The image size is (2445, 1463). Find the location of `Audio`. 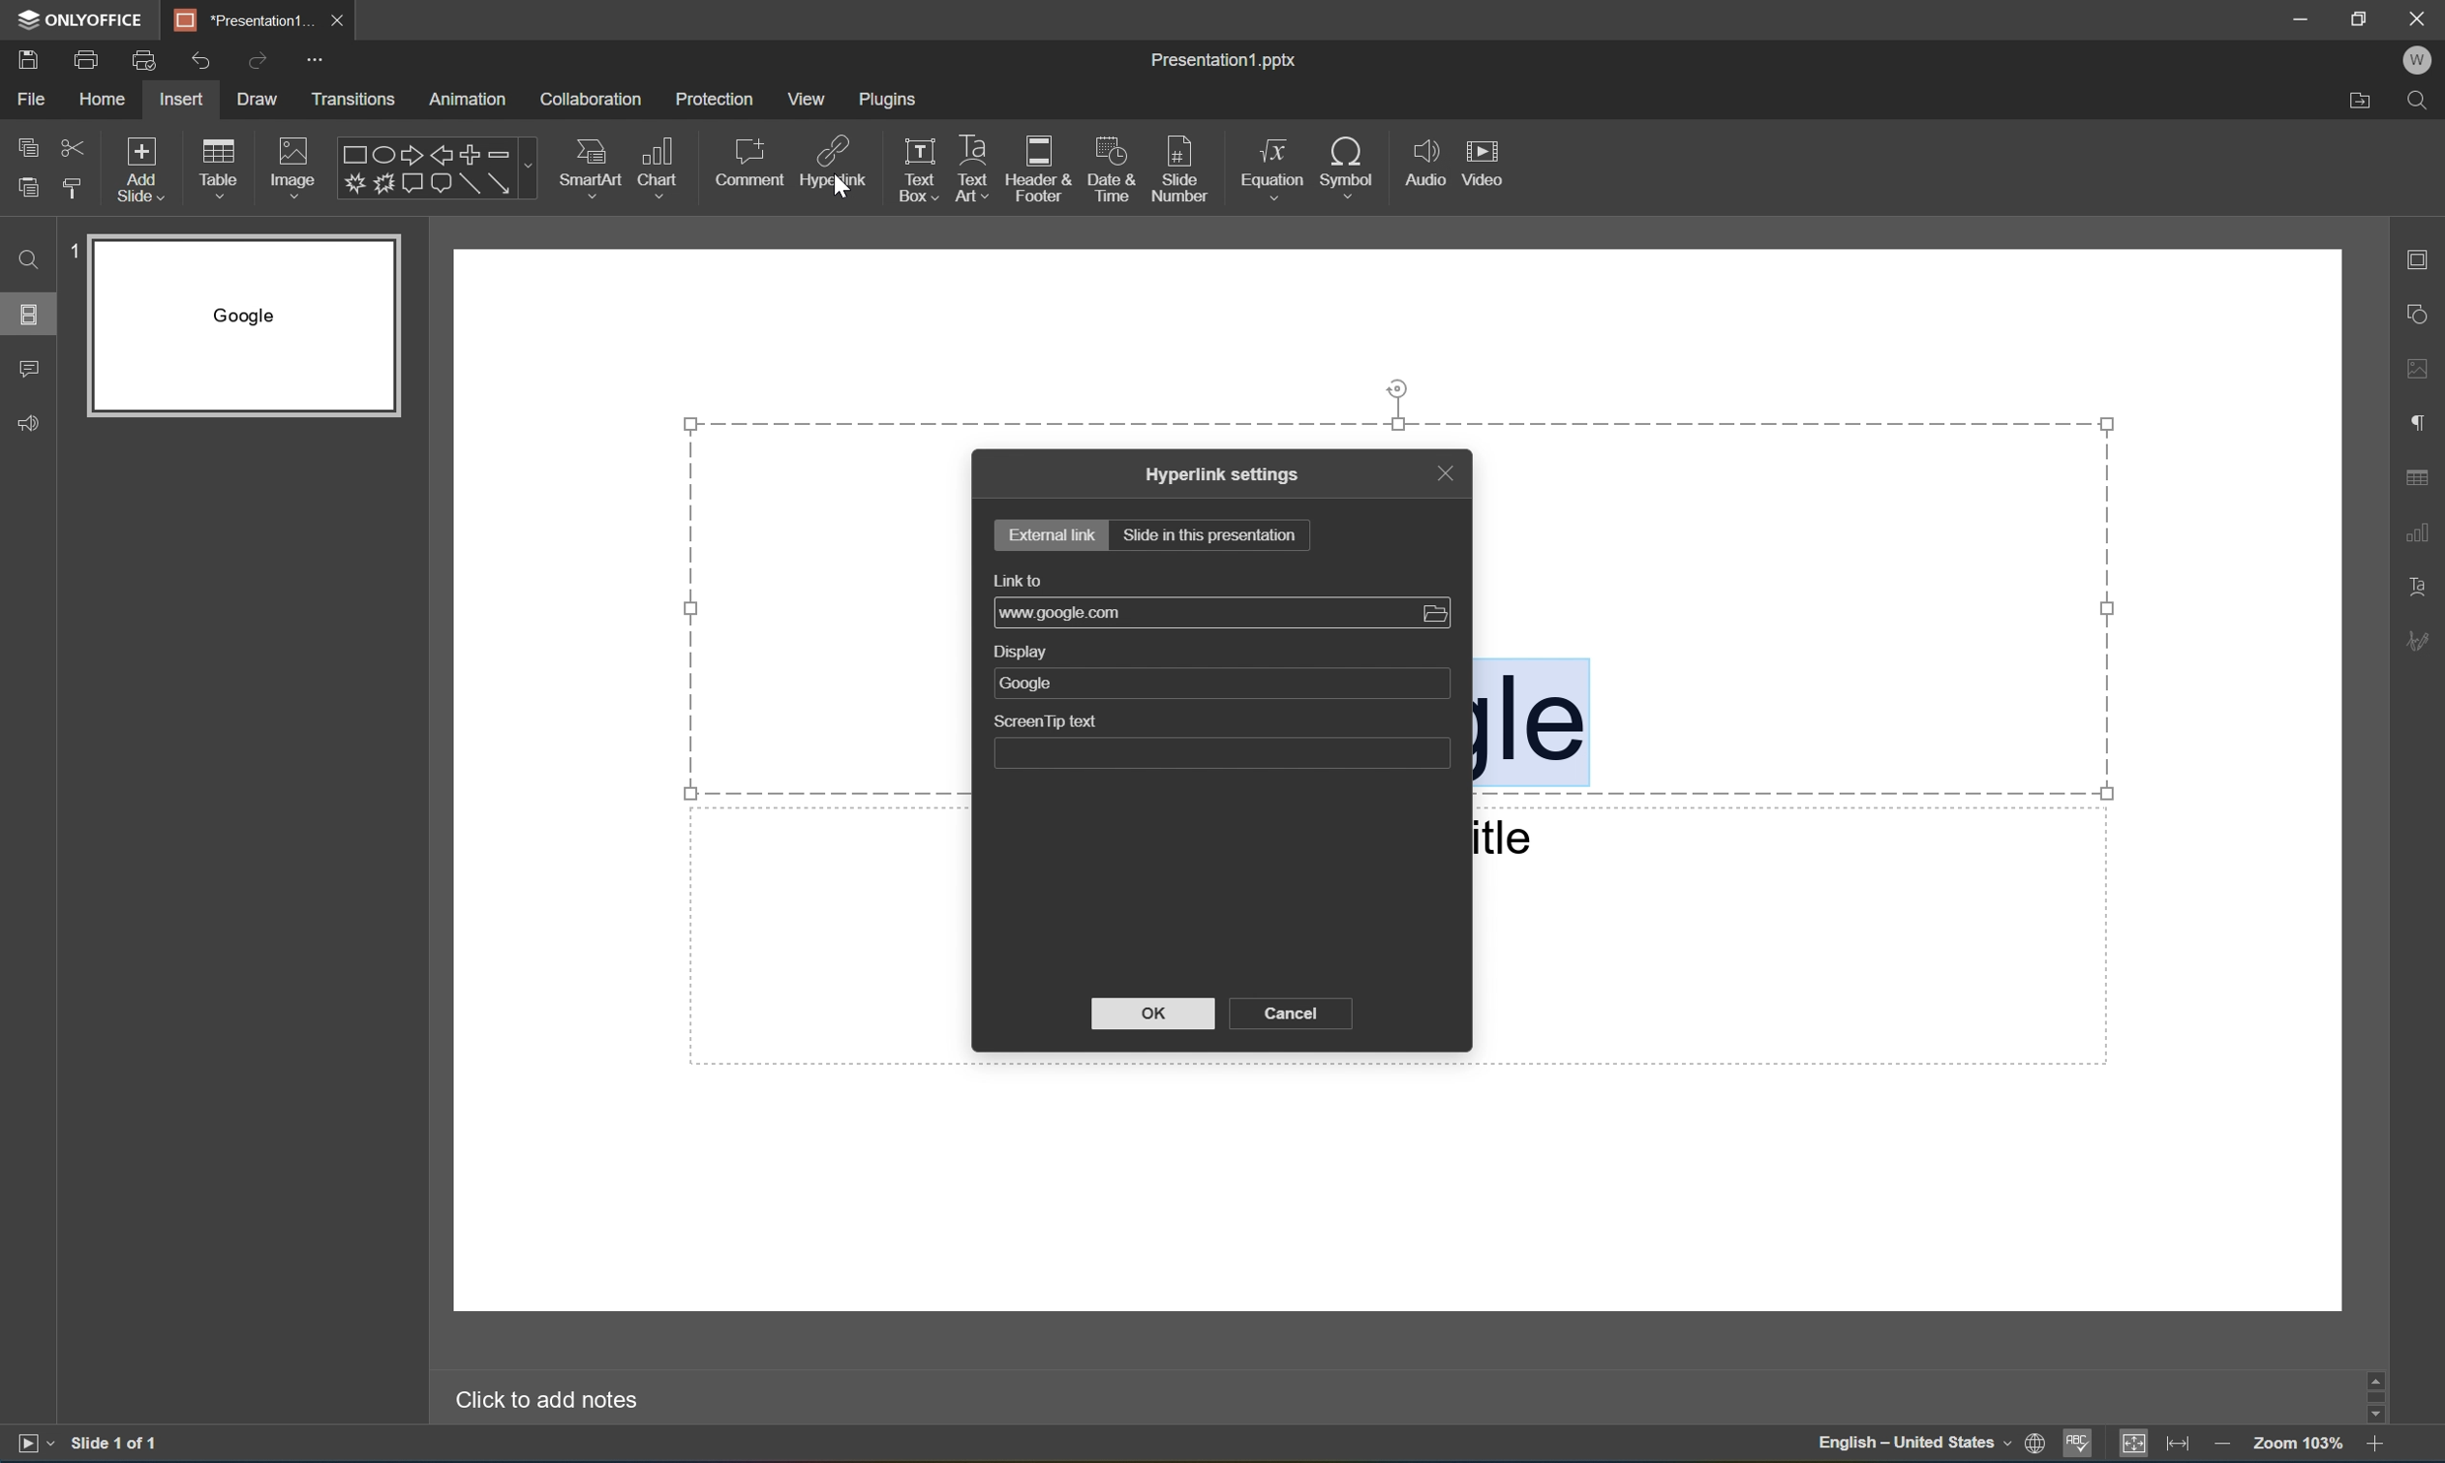

Audio is located at coordinates (1423, 157).